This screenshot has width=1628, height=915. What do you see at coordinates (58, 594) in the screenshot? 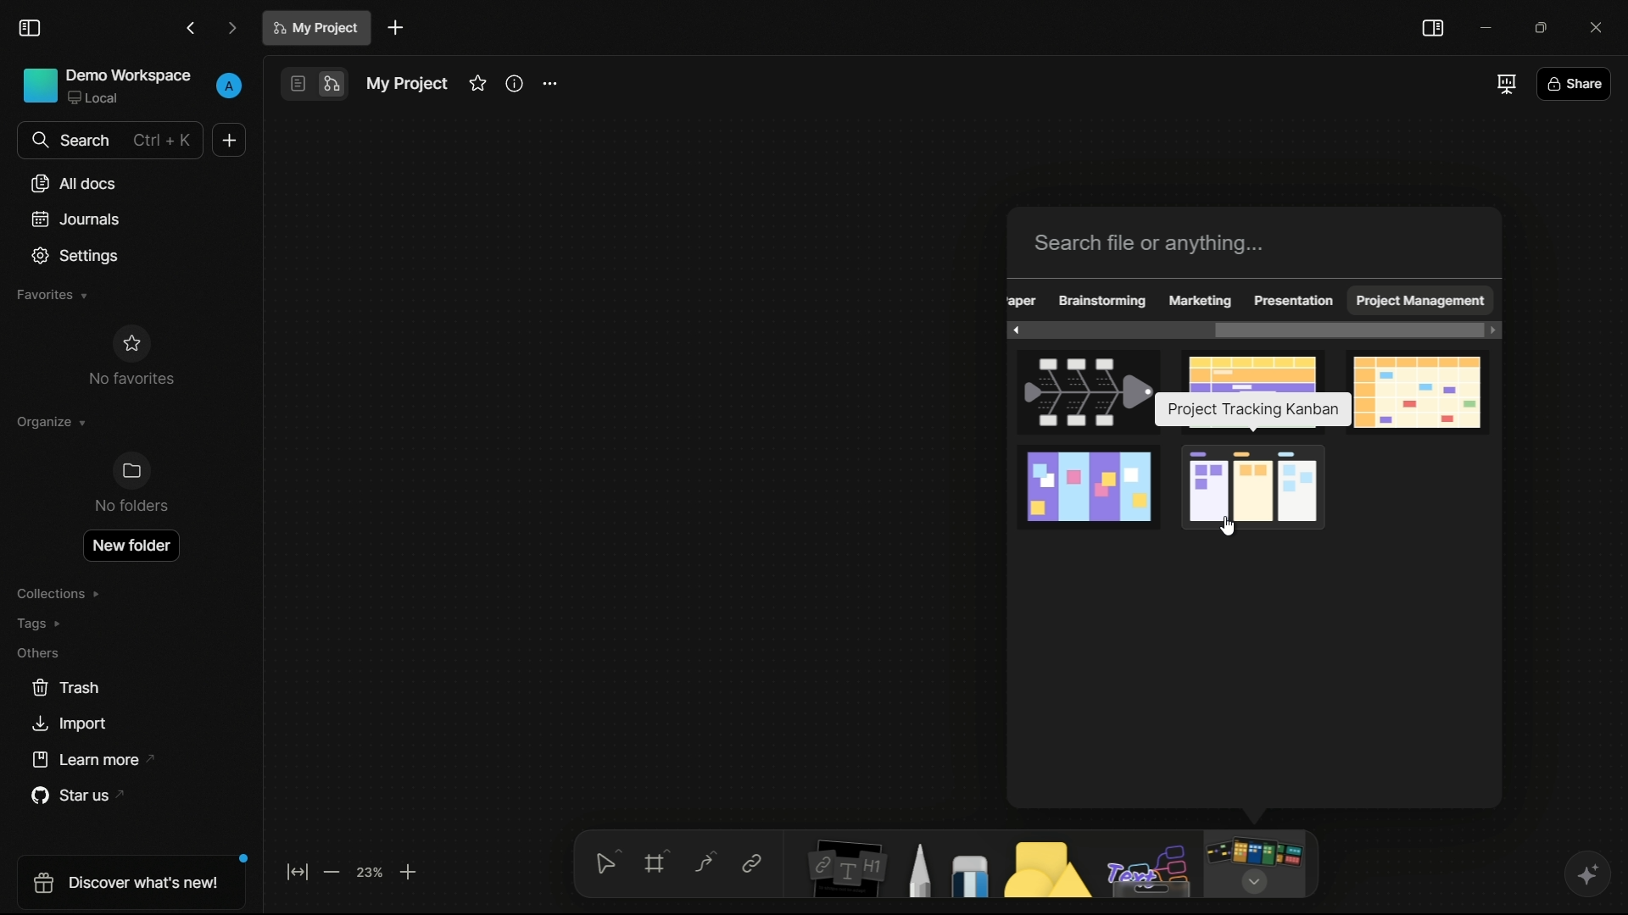
I see `collections` at bounding box center [58, 594].